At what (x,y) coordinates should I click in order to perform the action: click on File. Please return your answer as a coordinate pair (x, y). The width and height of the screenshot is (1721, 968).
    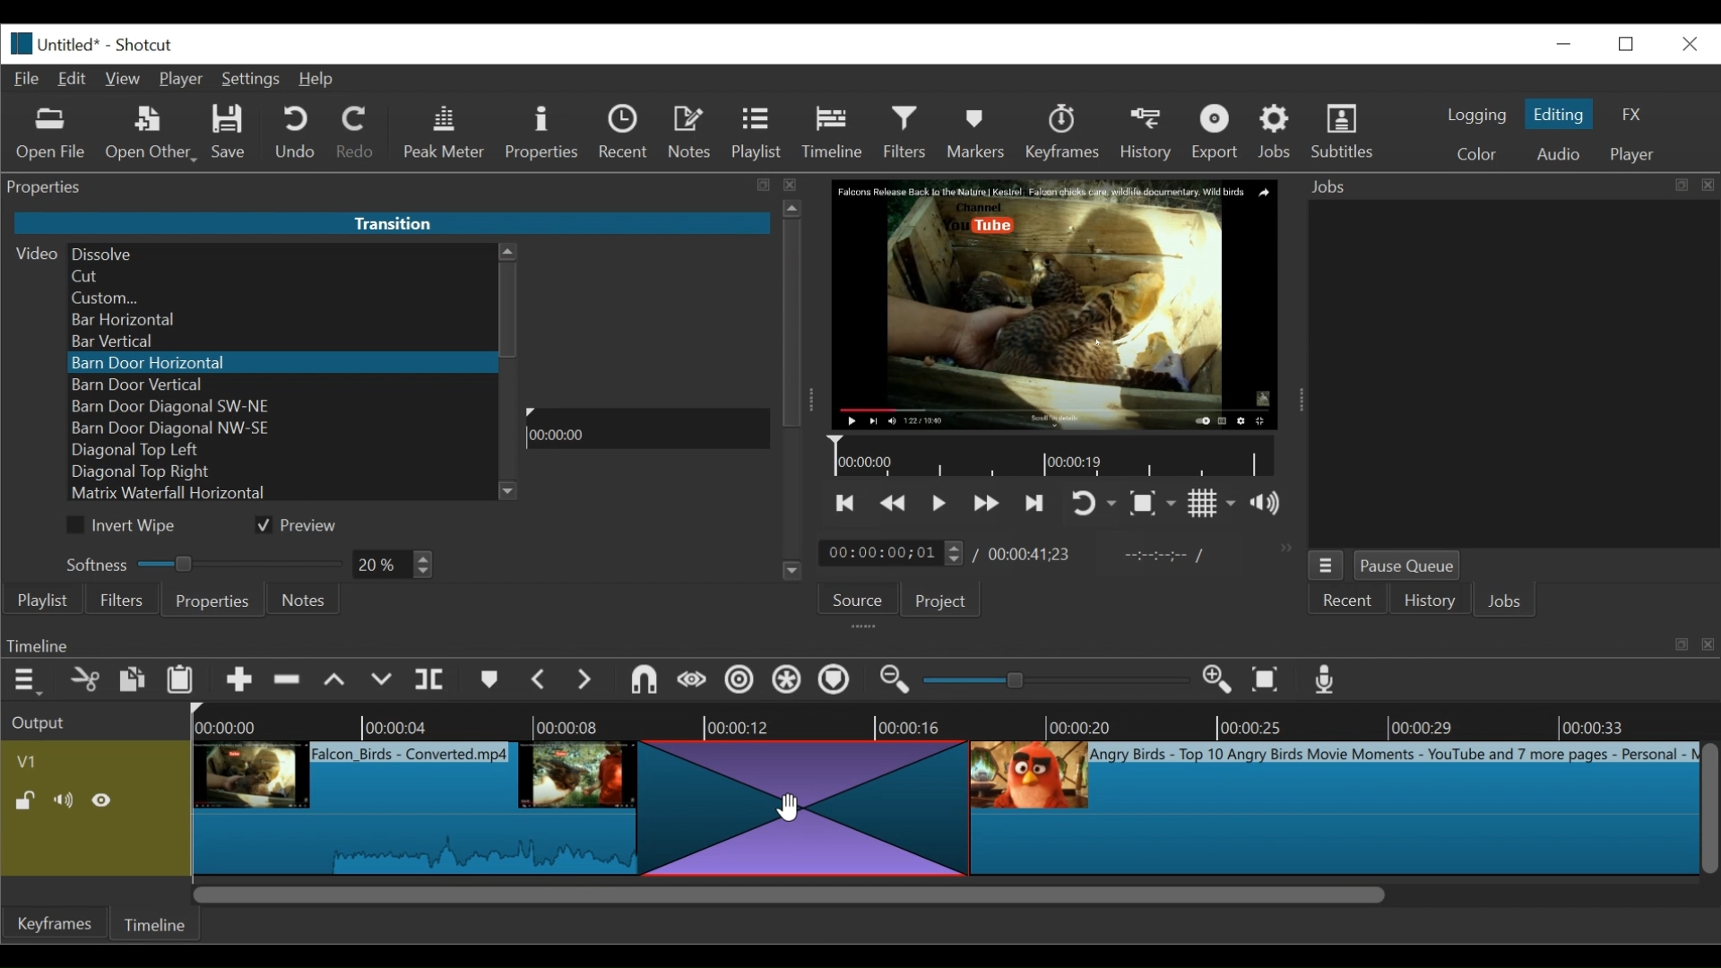
    Looking at the image, I should click on (28, 80).